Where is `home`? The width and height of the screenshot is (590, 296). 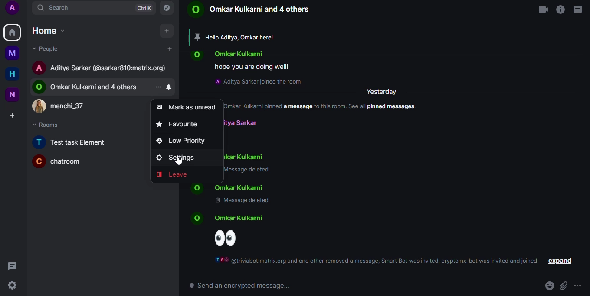 home is located at coordinates (13, 32).